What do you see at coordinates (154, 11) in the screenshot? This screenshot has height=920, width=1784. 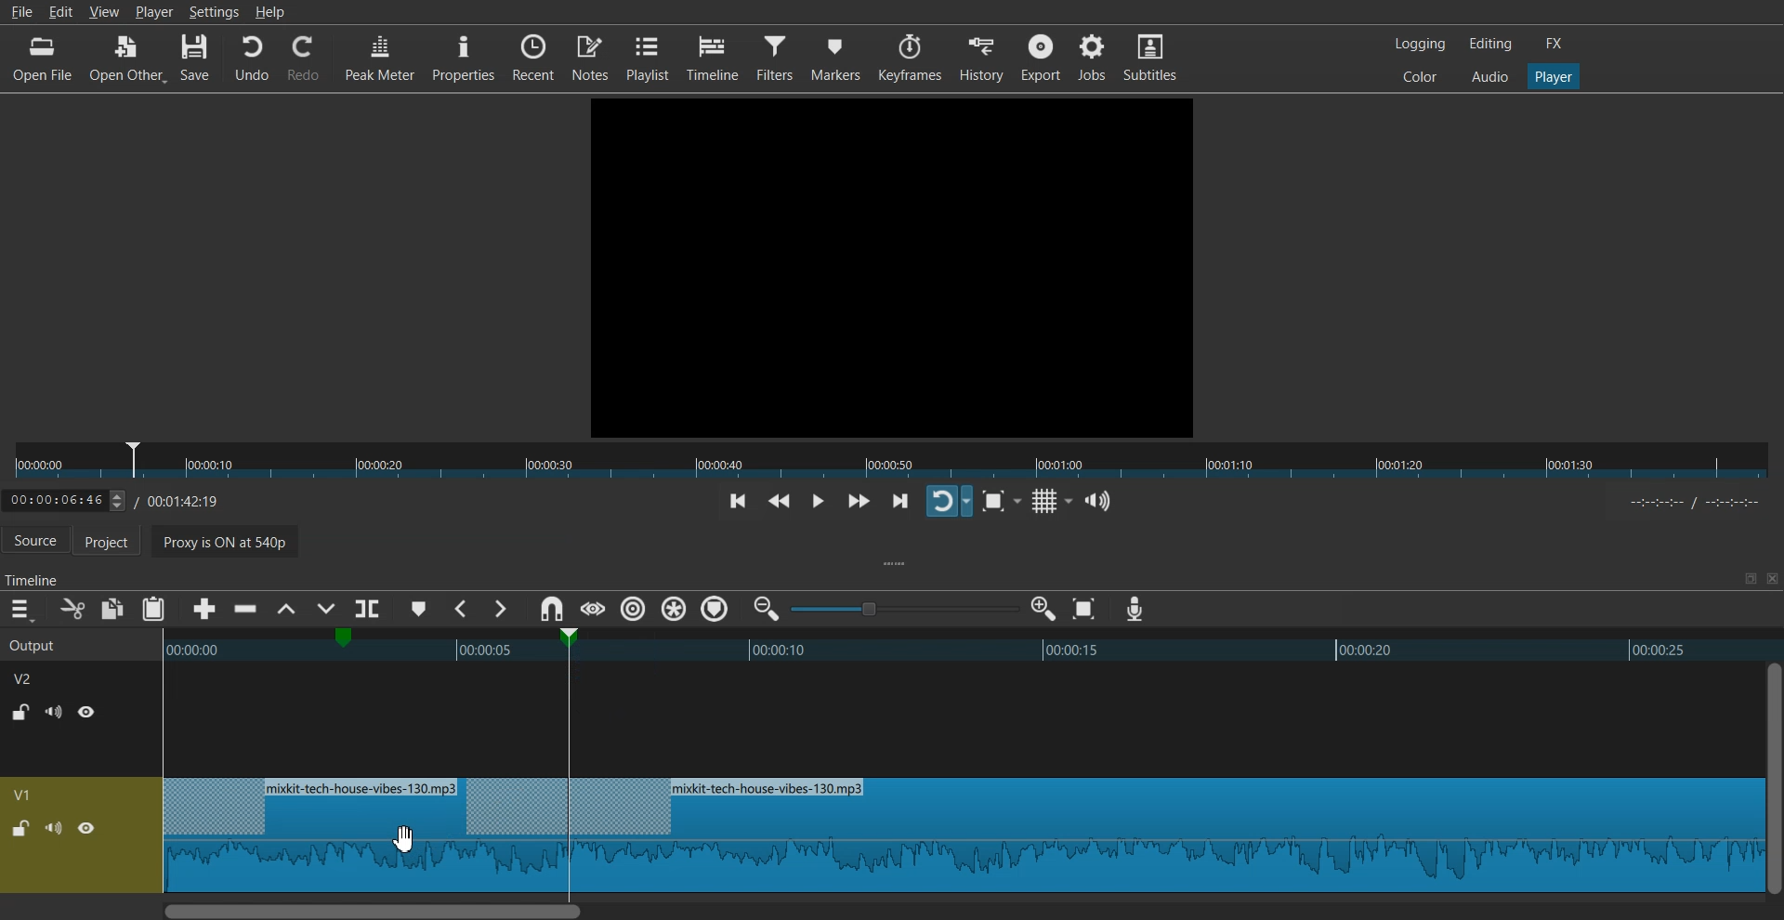 I see `Player` at bounding box center [154, 11].